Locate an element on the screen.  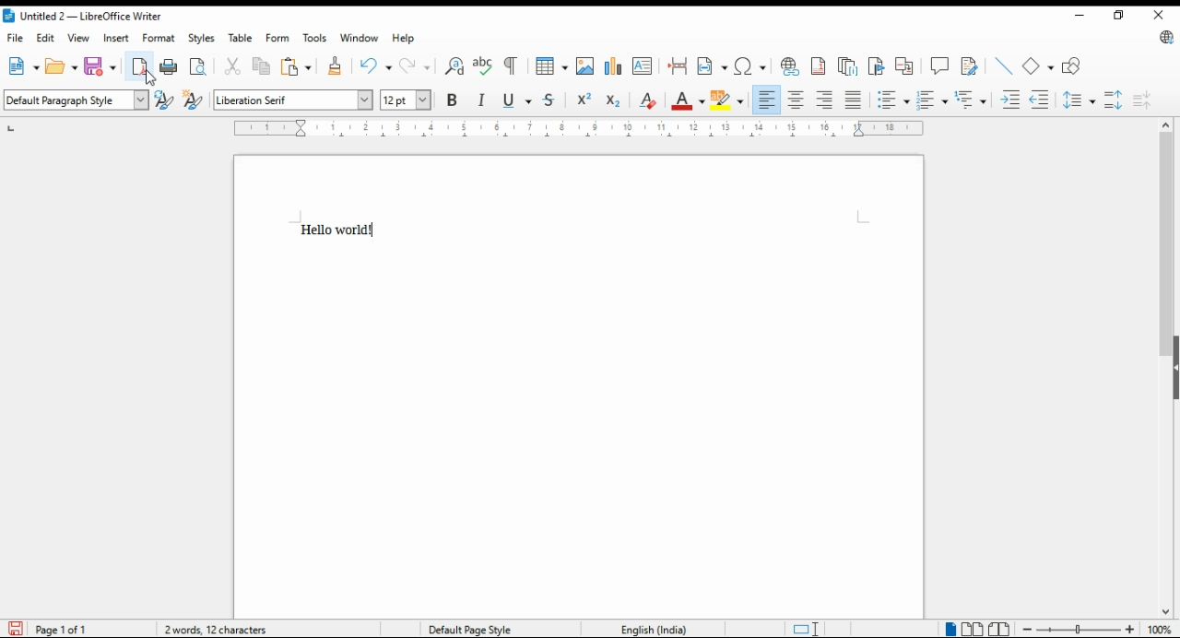
redo is located at coordinates (413, 66).